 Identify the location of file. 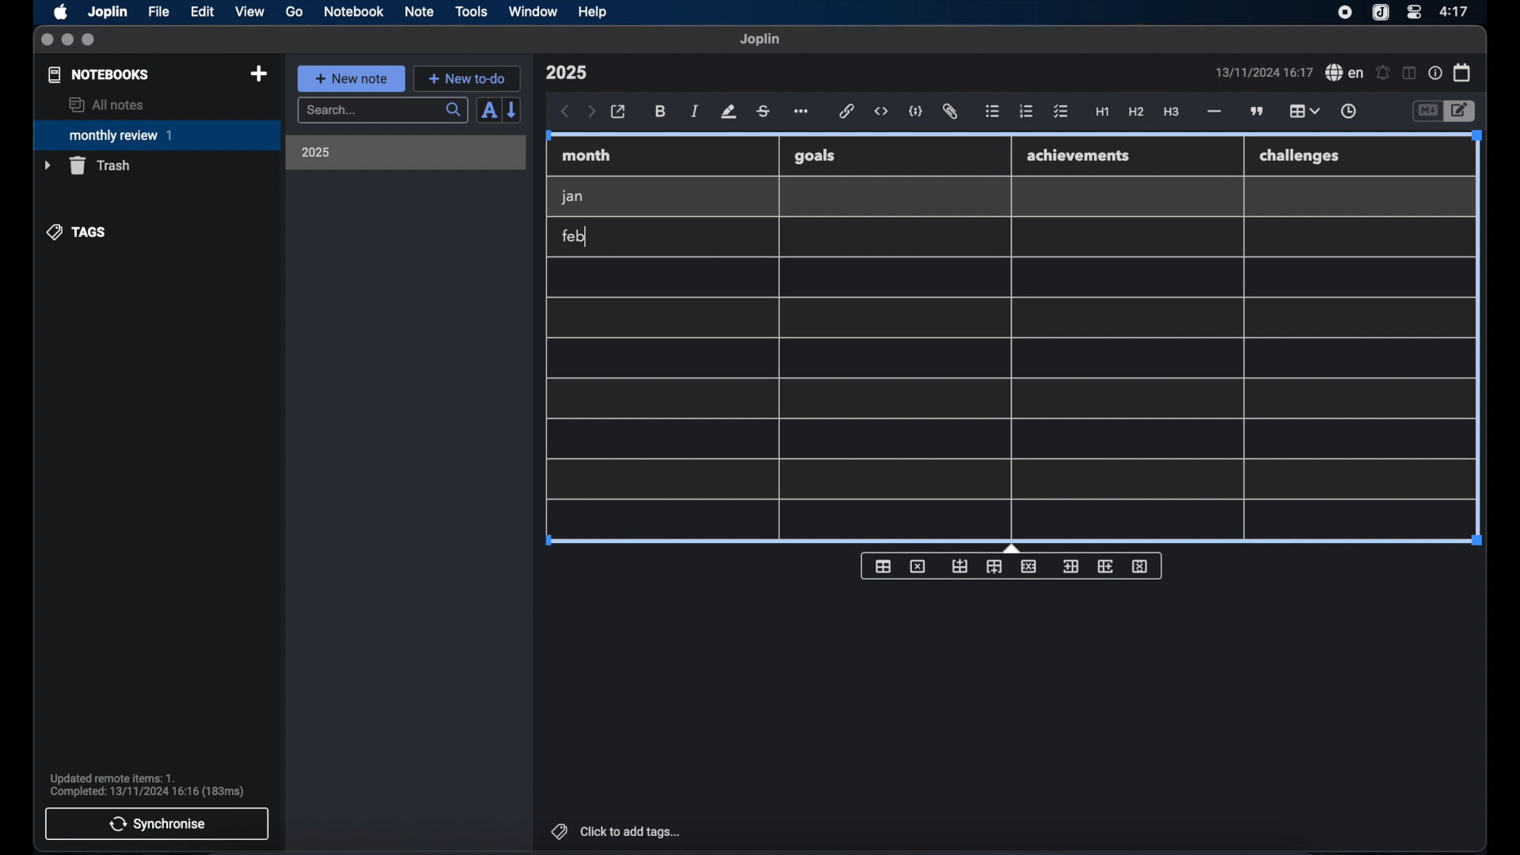
(158, 12).